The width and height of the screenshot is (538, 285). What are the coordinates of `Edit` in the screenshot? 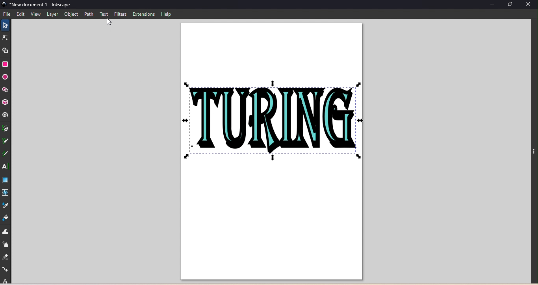 It's located at (20, 14).